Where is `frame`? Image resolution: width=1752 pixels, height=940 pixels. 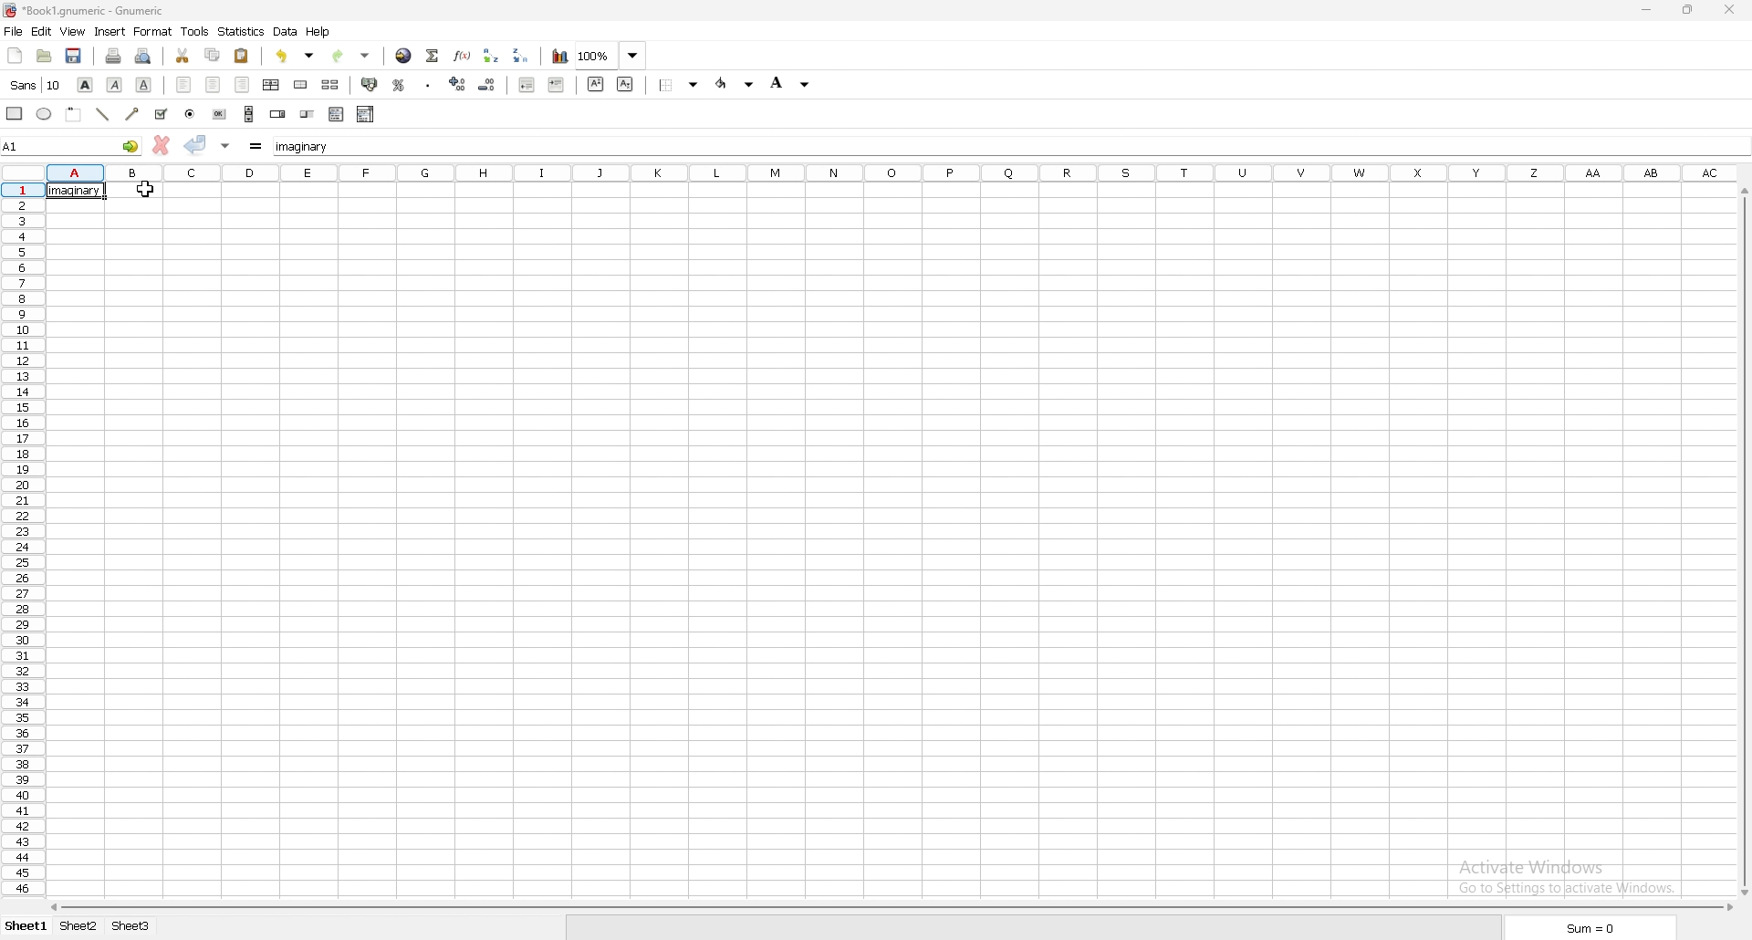
frame is located at coordinates (73, 113).